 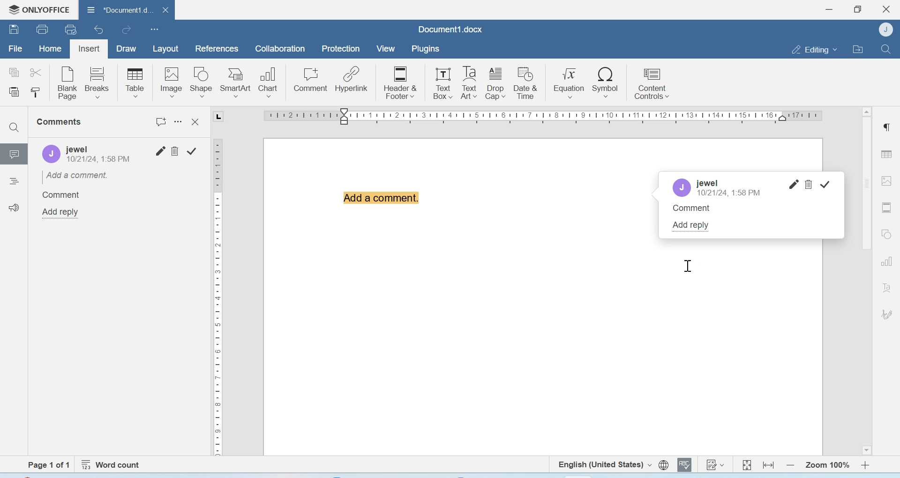 What do you see at coordinates (687, 265) in the screenshot?
I see `cursor` at bounding box center [687, 265].